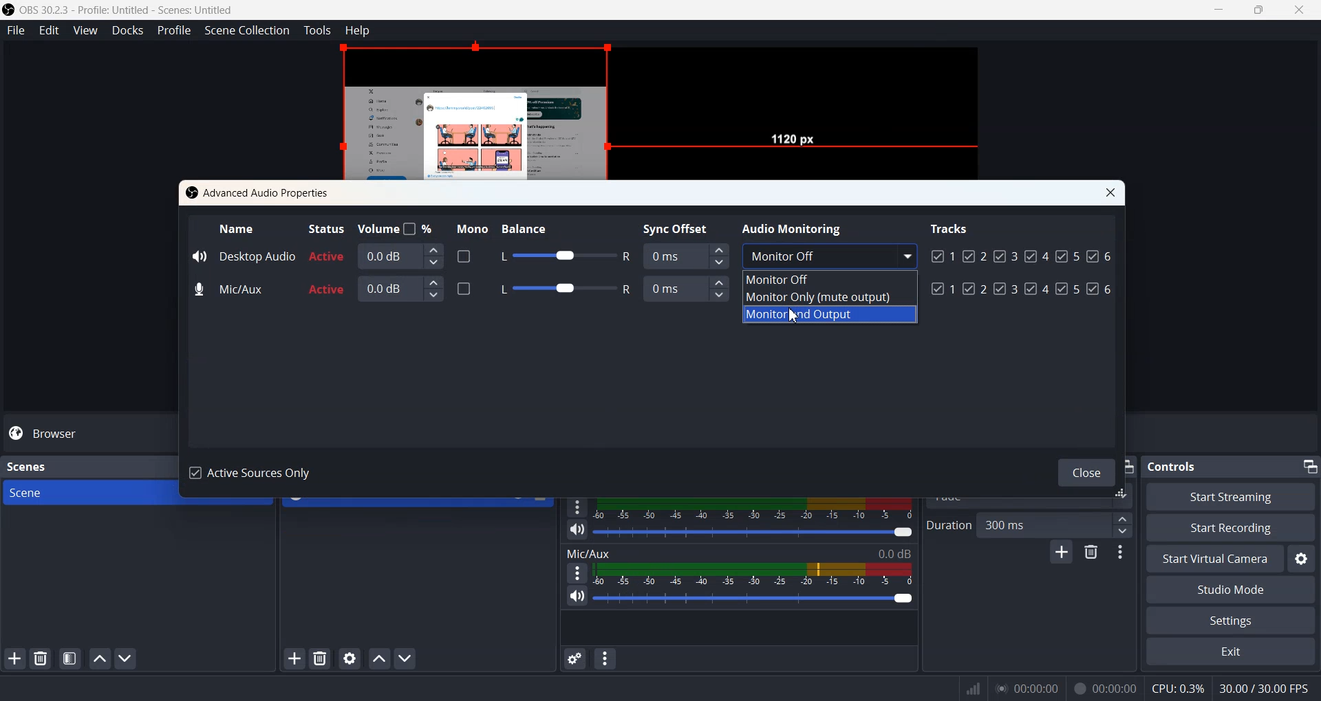 Image resolution: width=1321 pixels, height=701 pixels. I want to click on More, so click(575, 572).